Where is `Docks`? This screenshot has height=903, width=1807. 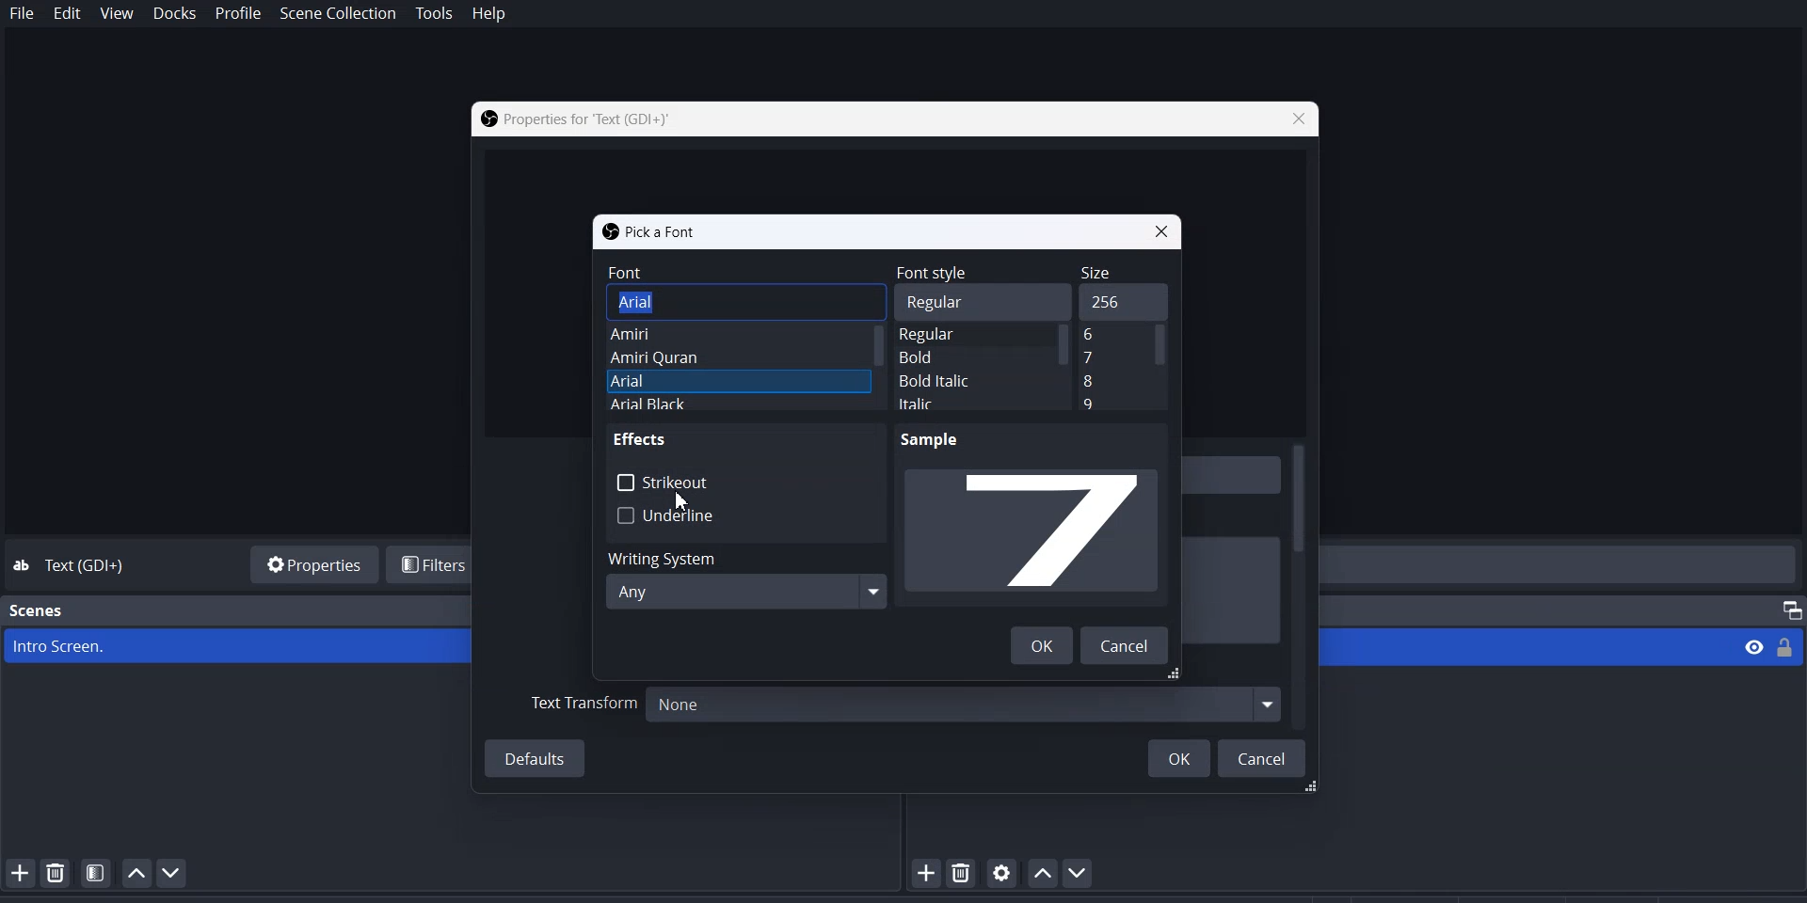
Docks is located at coordinates (174, 14).